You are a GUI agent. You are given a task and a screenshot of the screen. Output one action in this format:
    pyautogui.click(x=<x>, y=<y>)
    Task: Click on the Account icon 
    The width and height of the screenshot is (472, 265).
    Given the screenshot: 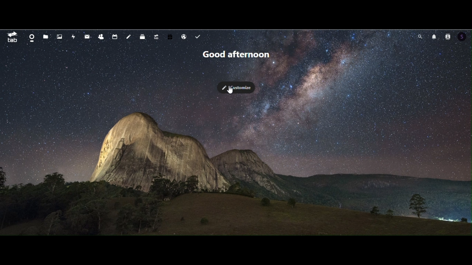 What is the action you would take?
    pyautogui.click(x=465, y=38)
    